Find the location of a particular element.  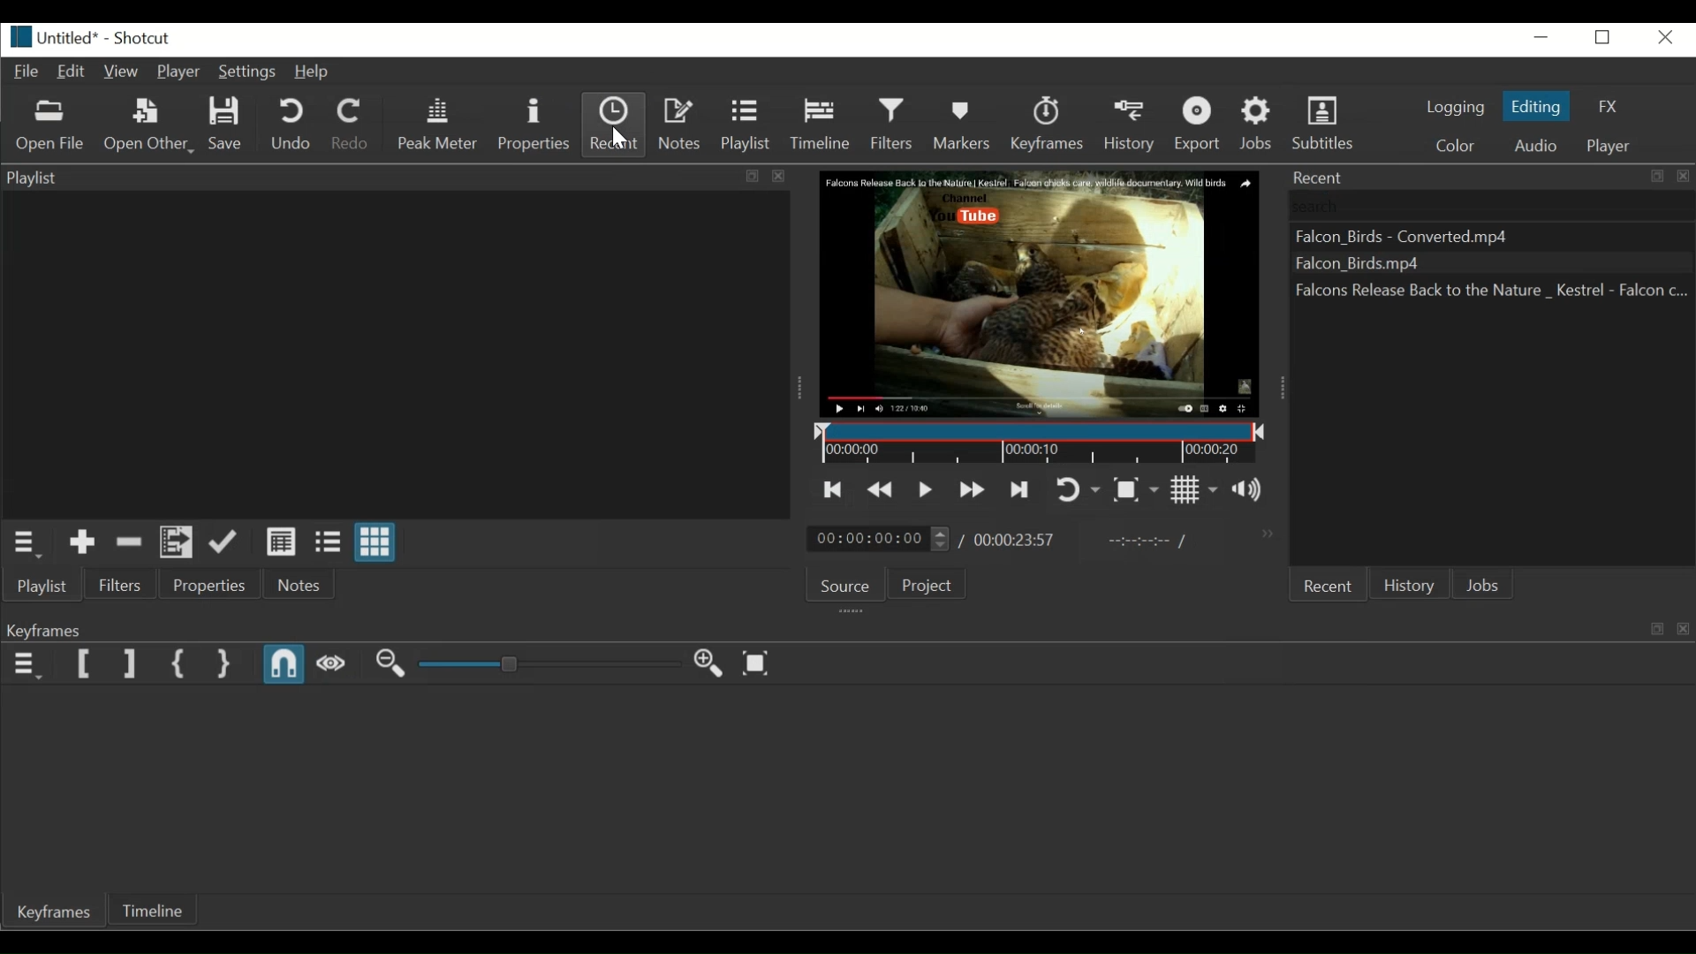

Timeline is located at coordinates (1043, 443).